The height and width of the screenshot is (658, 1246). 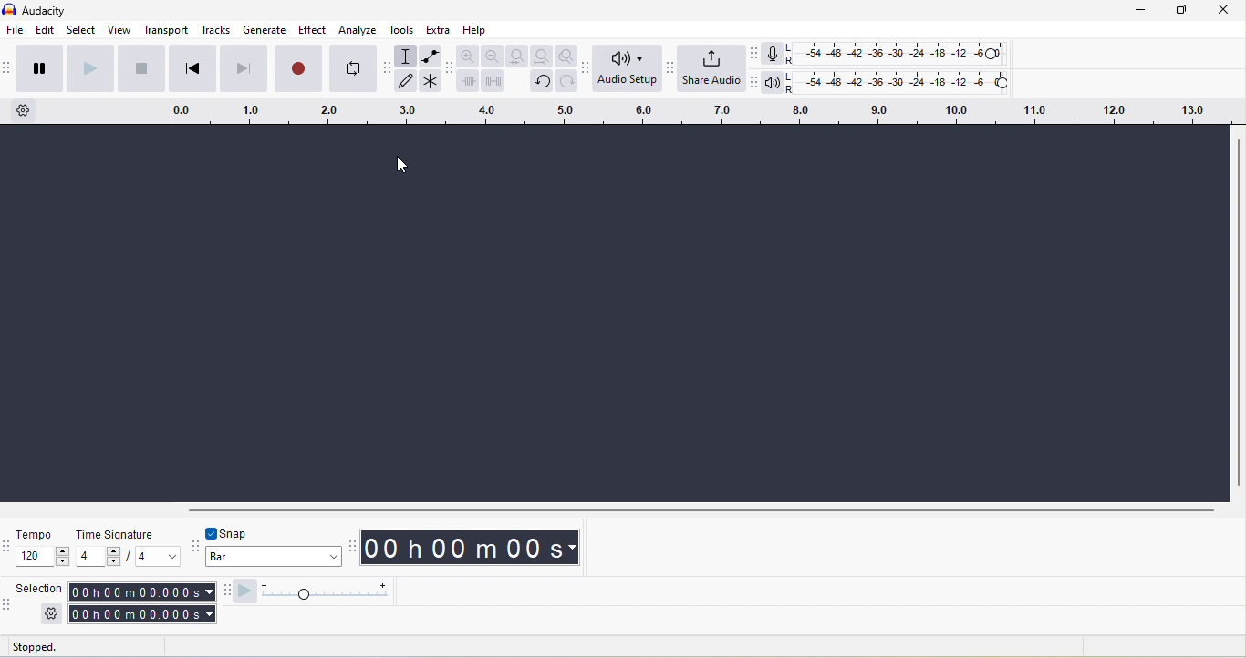 I want to click on select, so click(x=80, y=29).